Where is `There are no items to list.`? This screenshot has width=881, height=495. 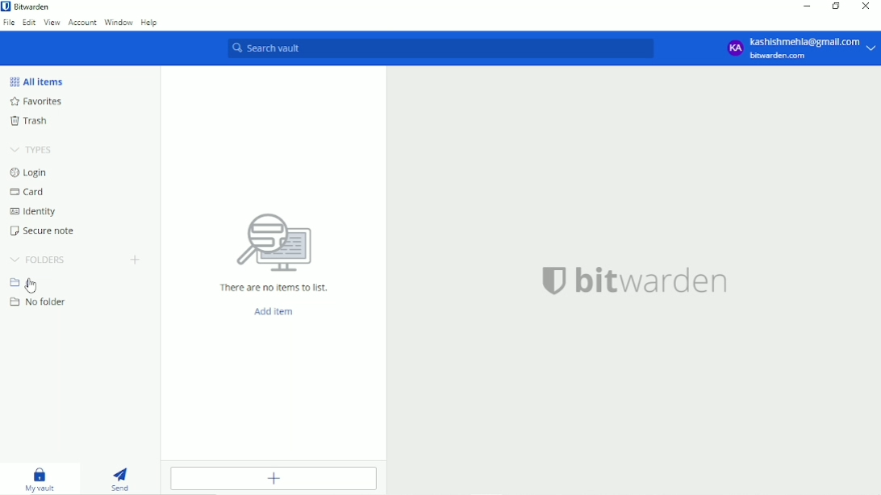
There are no items to list. is located at coordinates (274, 288).